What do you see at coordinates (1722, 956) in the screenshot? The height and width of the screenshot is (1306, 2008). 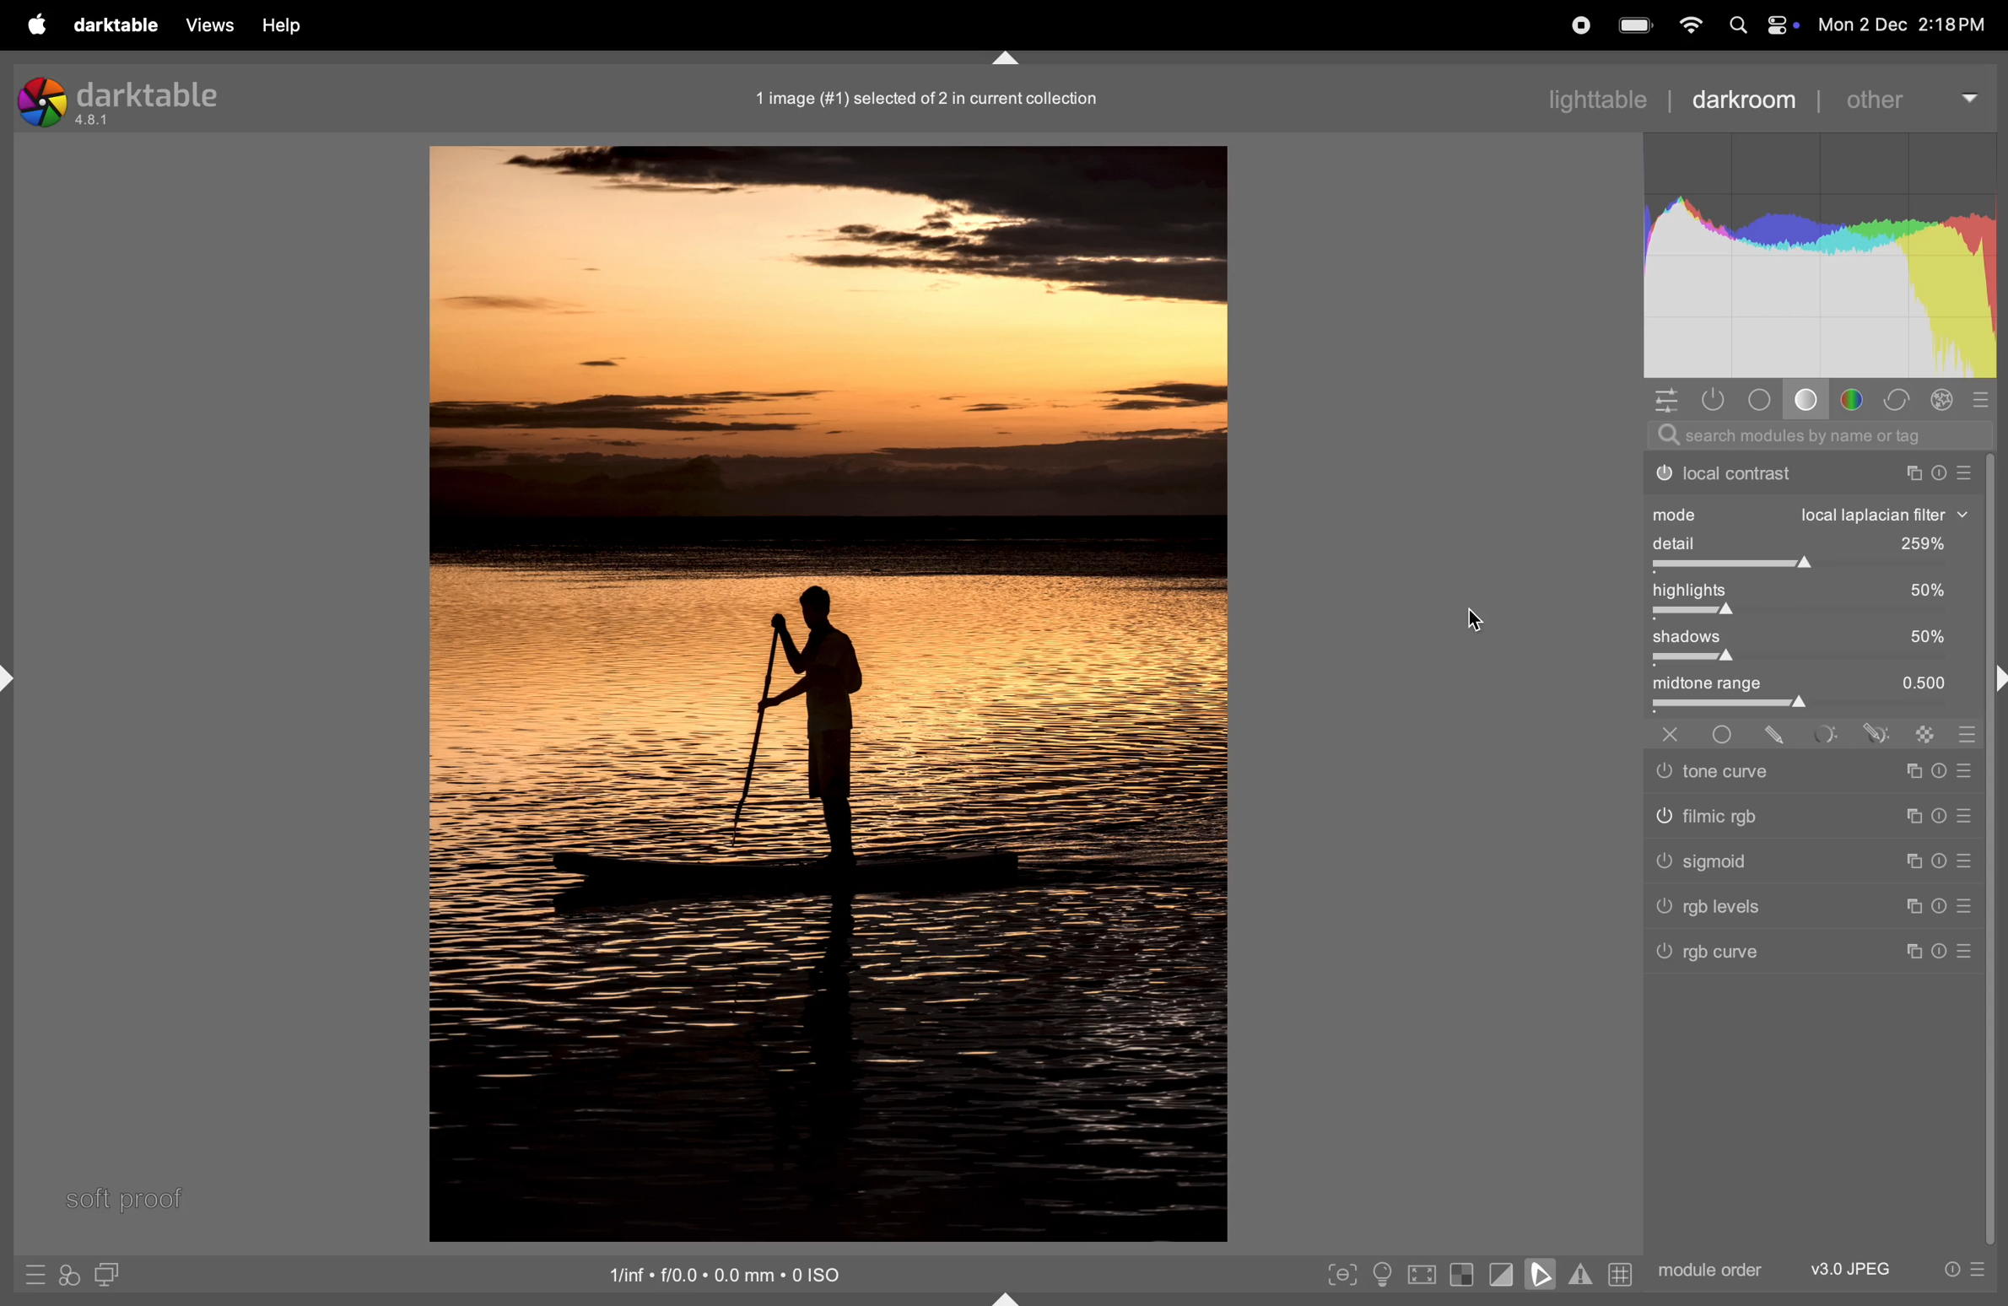 I see `rgb curve ` at bounding box center [1722, 956].